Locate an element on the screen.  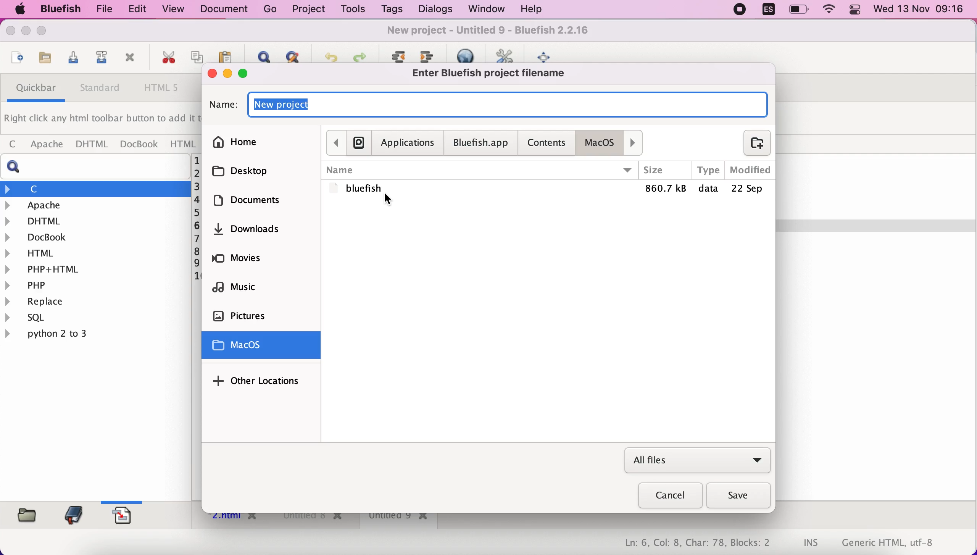
generic html is located at coordinates (900, 542).